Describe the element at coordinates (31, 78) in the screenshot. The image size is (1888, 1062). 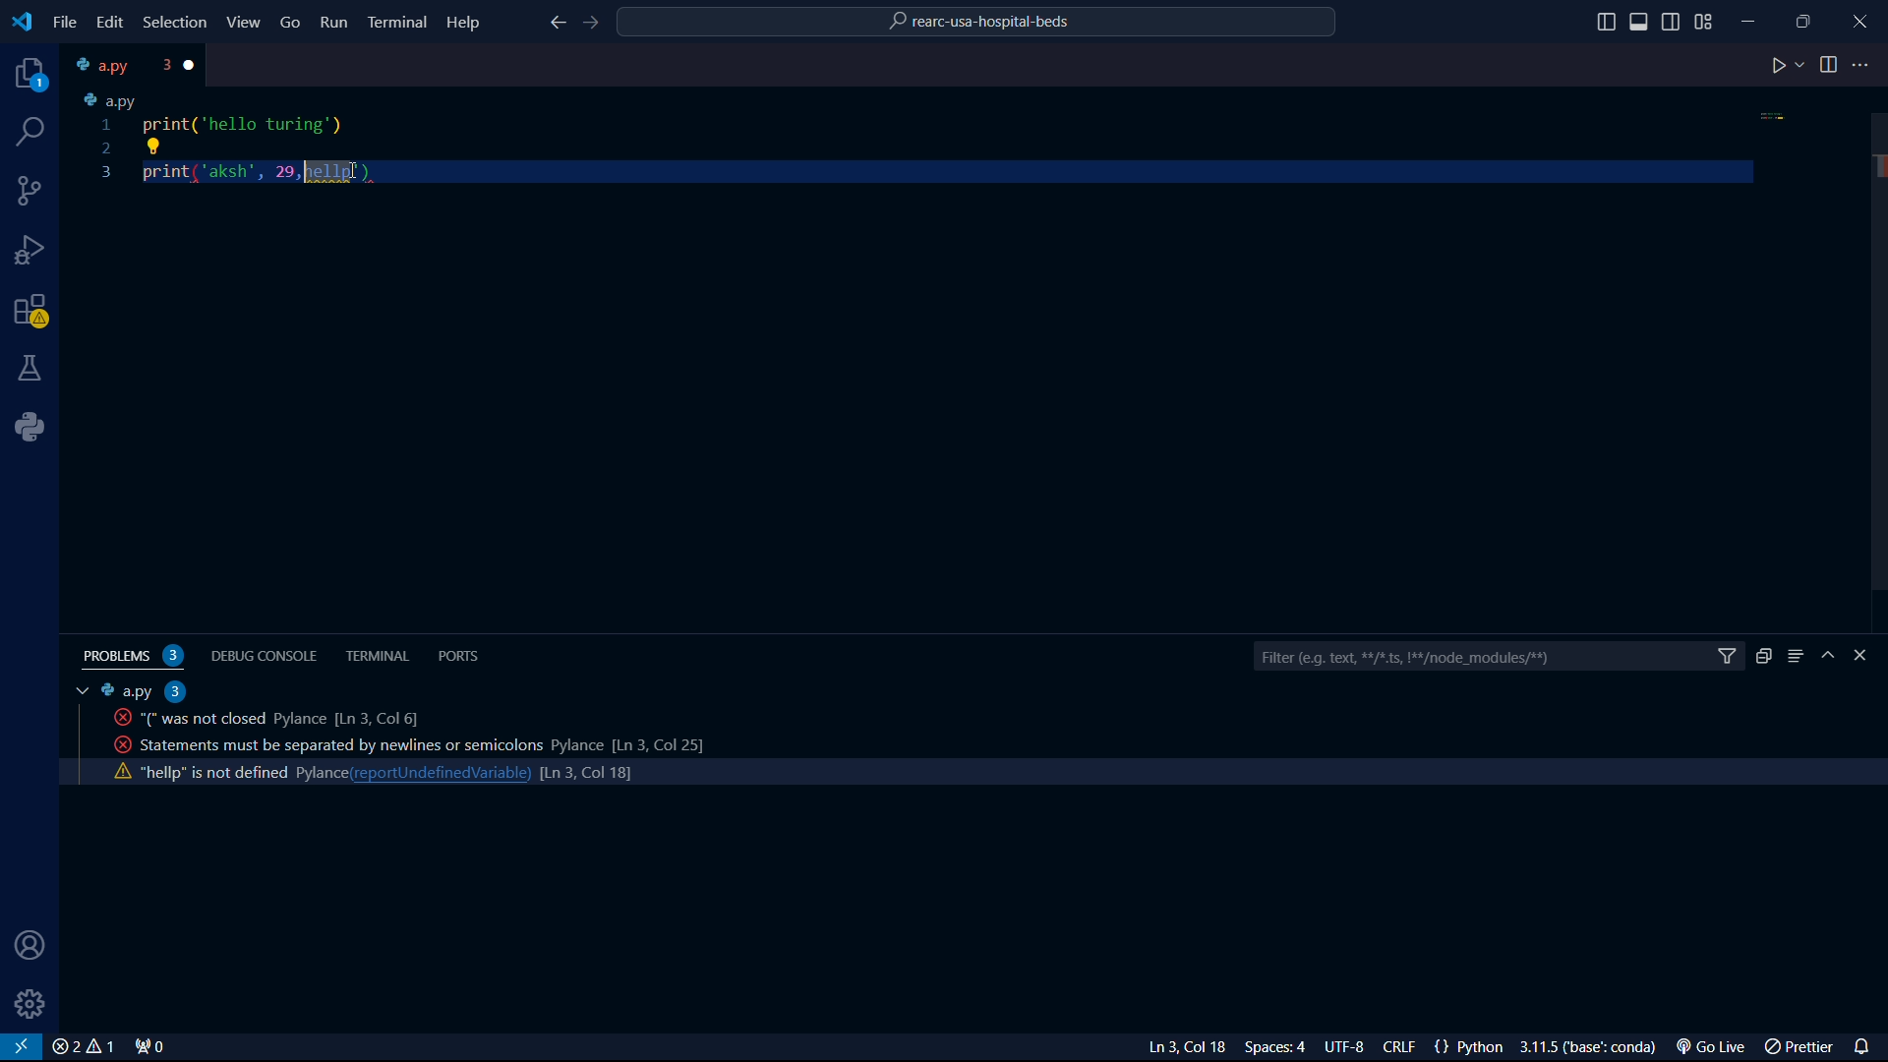
I see `projects` at that location.